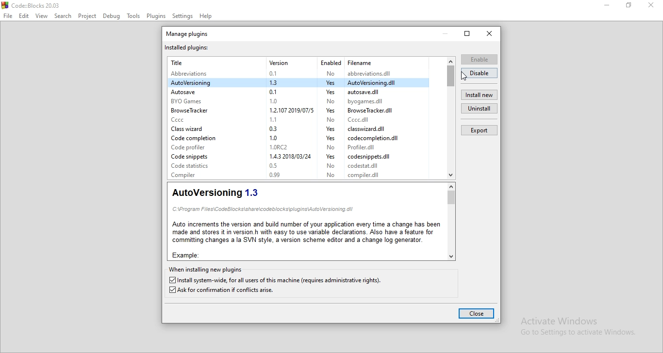 Image resolution: width=663 pixels, height=353 pixels. Describe the element at coordinates (330, 175) in the screenshot. I see `No` at that location.